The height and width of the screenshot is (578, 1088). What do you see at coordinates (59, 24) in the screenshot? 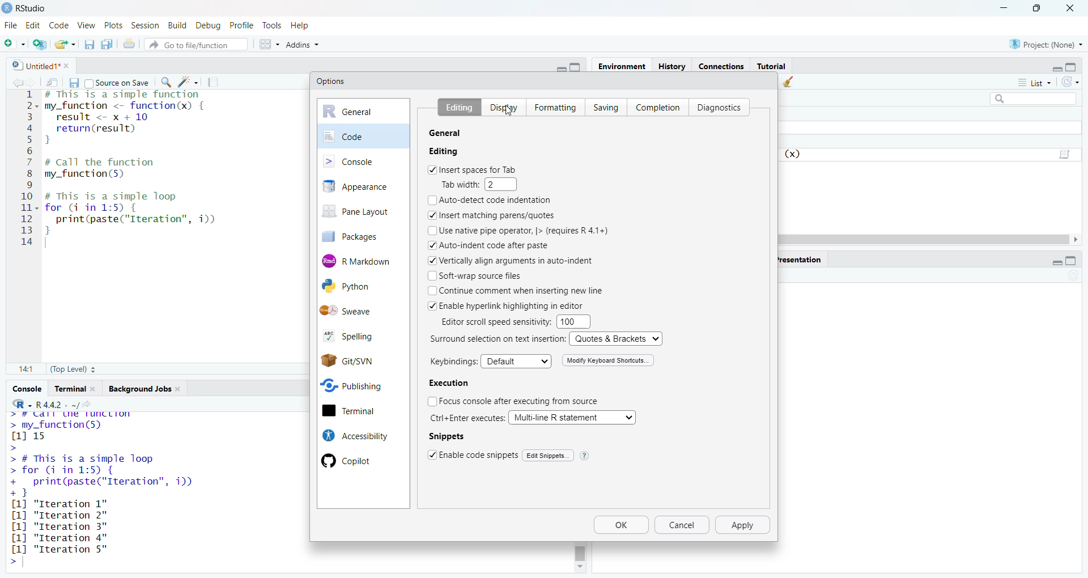
I see `code` at bounding box center [59, 24].